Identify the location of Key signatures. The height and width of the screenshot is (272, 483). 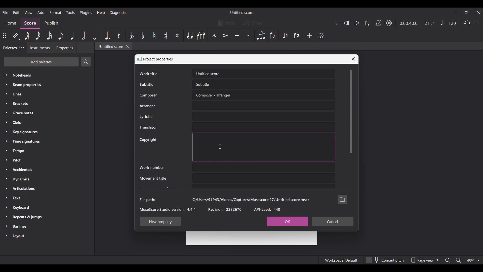
(47, 132).